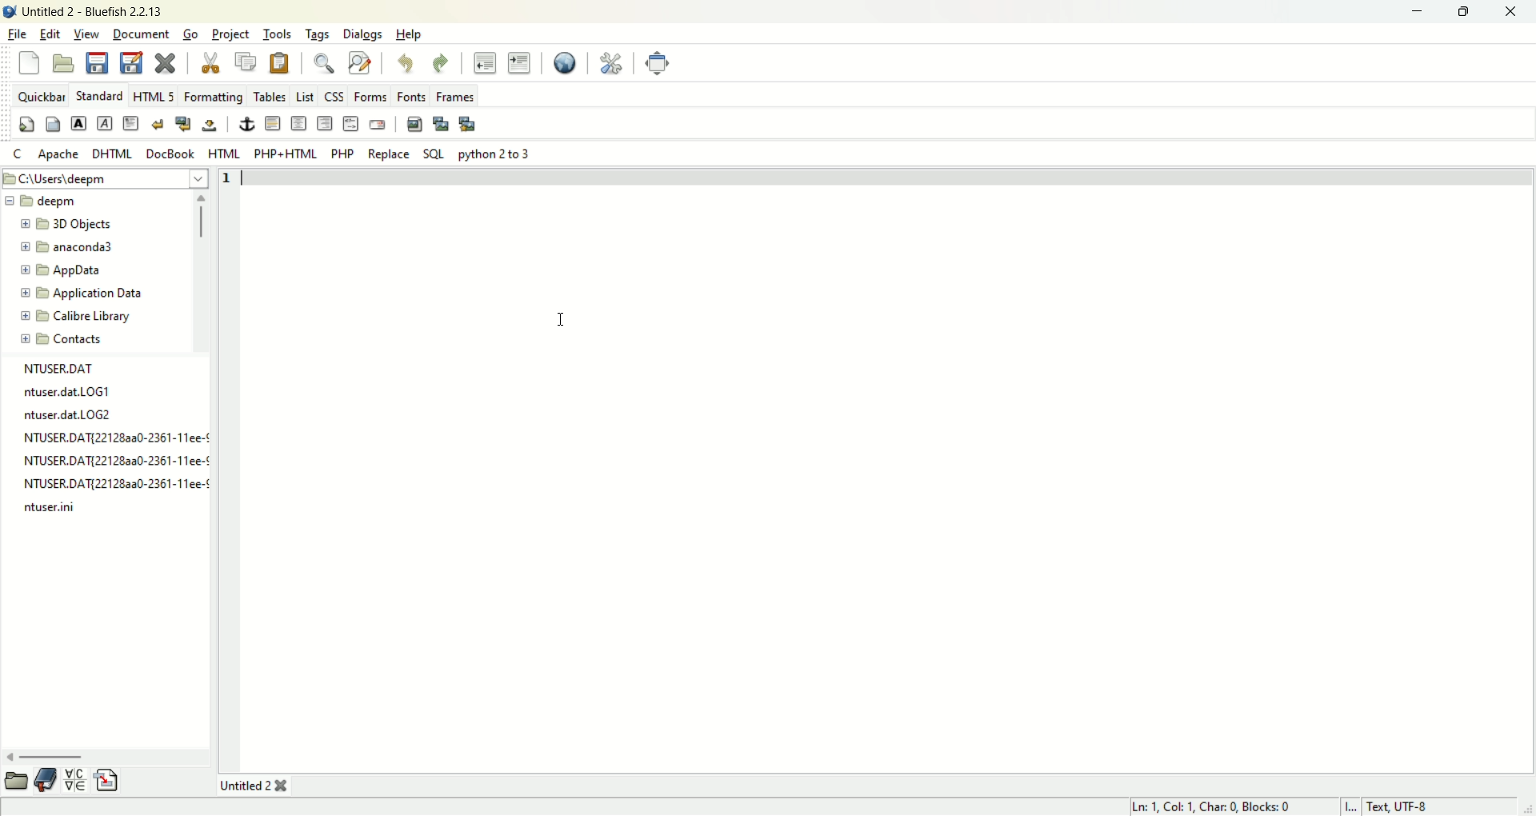 Image resolution: width=1536 pixels, height=816 pixels. I want to click on line number, so click(231, 181).